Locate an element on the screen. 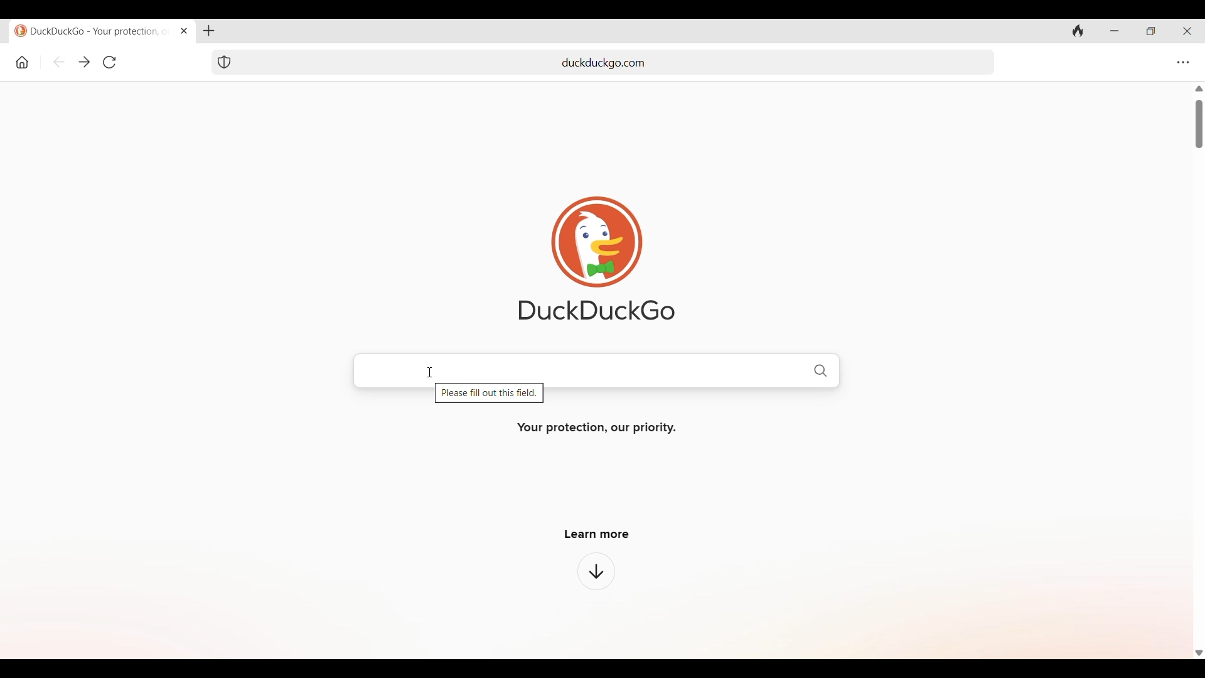 The height and width of the screenshot is (678, 1205). Vertical slide bar is located at coordinates (1199, 124).